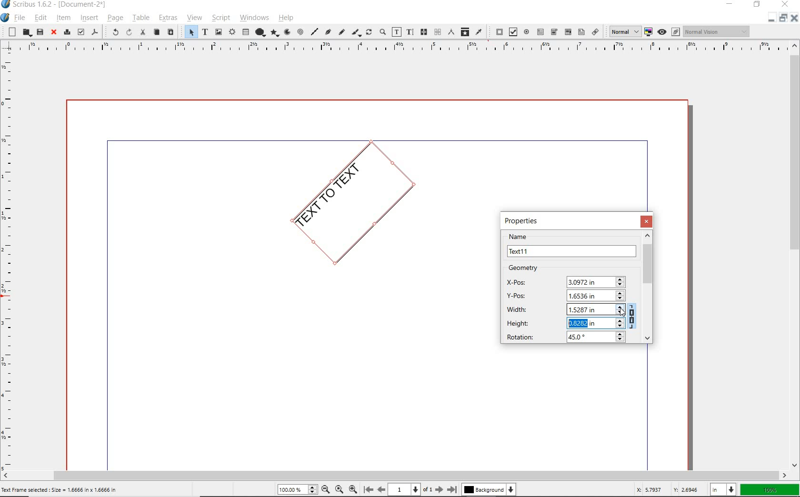 This screenshot has width=800, height=497. Describe the element at coordinates (531, 268) in the screenshot. I see `GEOMETRY` at that location.